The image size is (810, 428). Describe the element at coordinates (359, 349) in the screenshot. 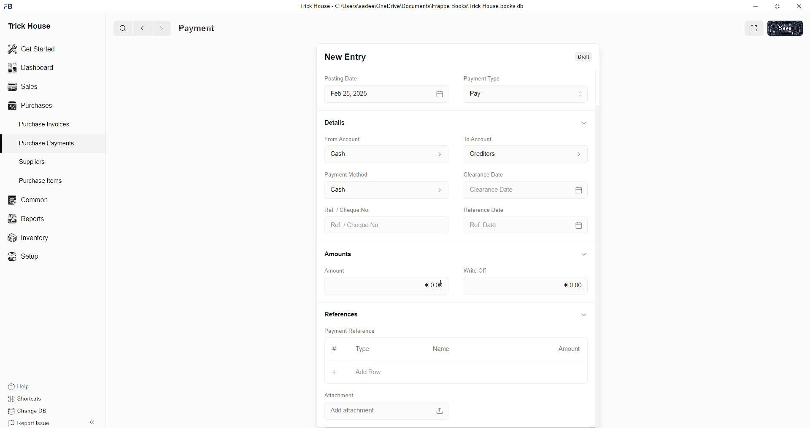

I see `type` at that location.